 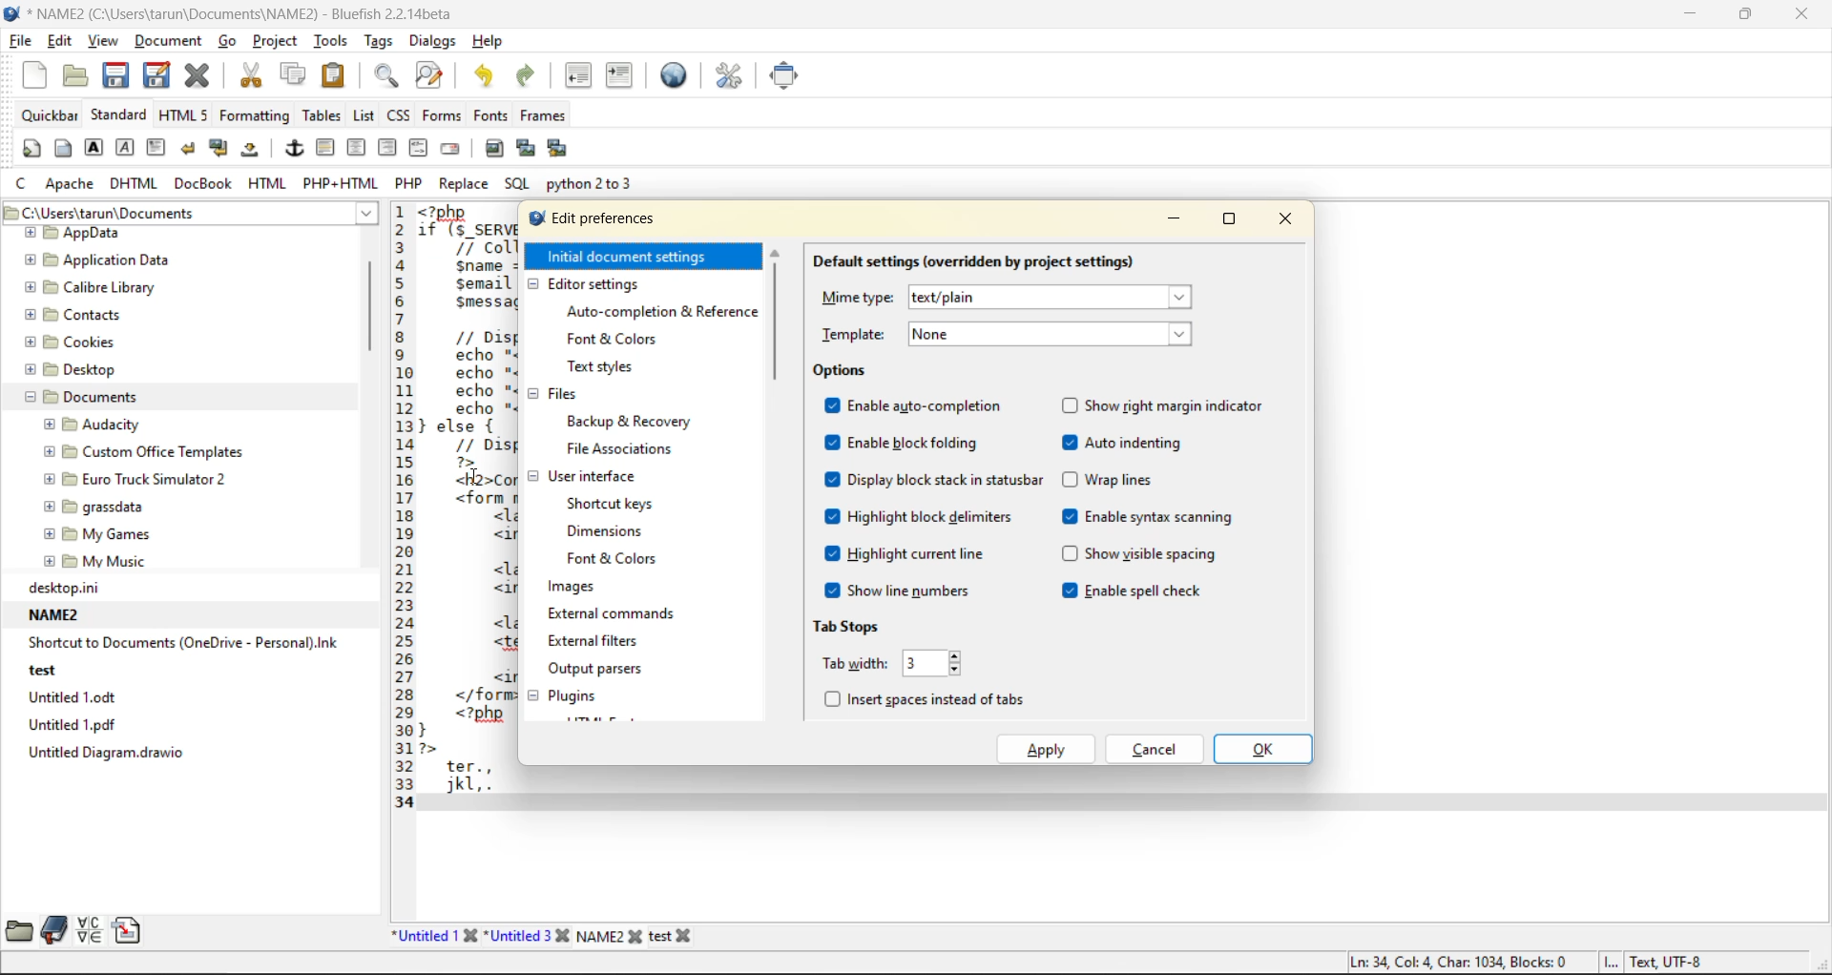 I want to click on html comment, so click(x=422, y=146).